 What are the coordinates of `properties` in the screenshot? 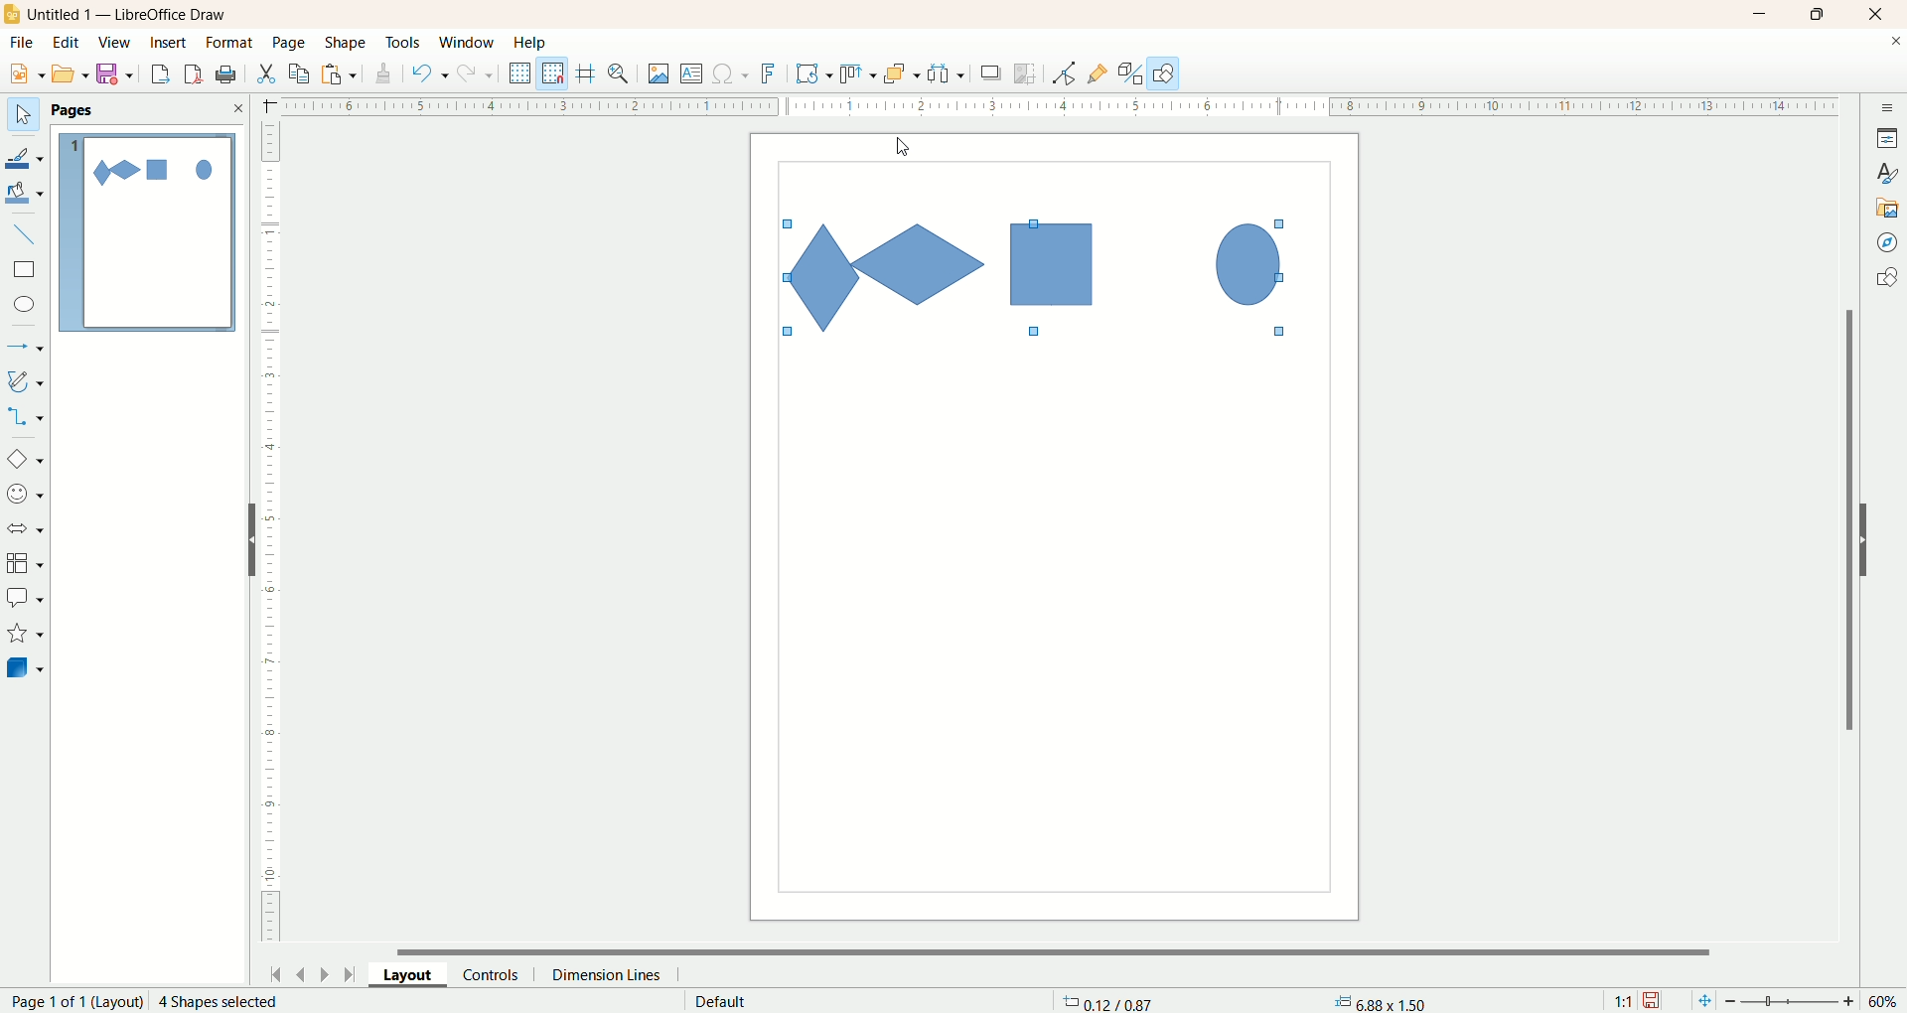 It's located at (1887, 138).